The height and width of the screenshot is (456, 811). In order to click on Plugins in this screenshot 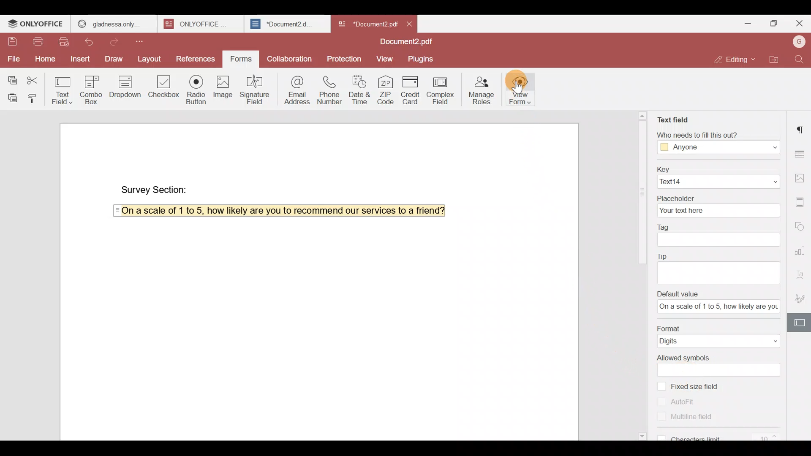, I will do `click(421, 58)`.